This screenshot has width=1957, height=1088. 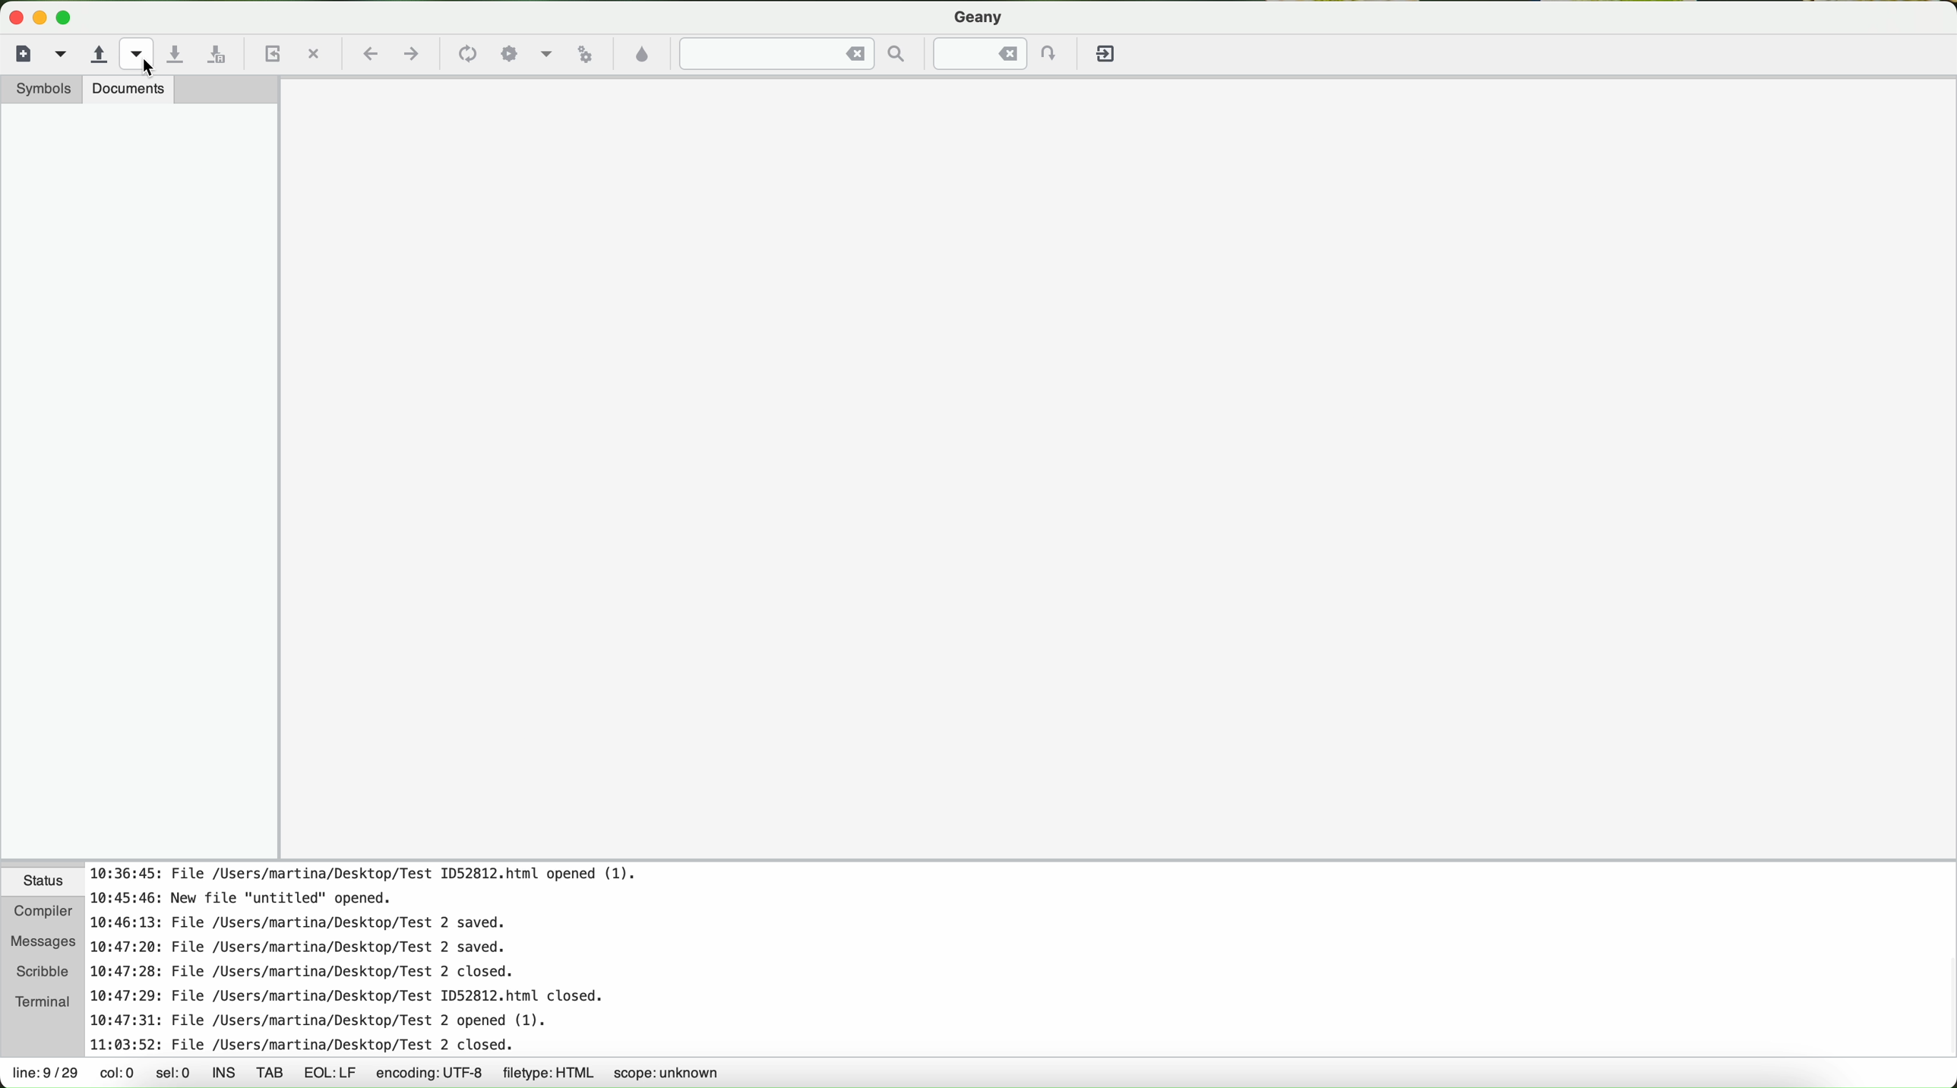 What do you see at coordinates (40, 970) in the screenshot?
I see `scribble` at bounding box center [40, 970].